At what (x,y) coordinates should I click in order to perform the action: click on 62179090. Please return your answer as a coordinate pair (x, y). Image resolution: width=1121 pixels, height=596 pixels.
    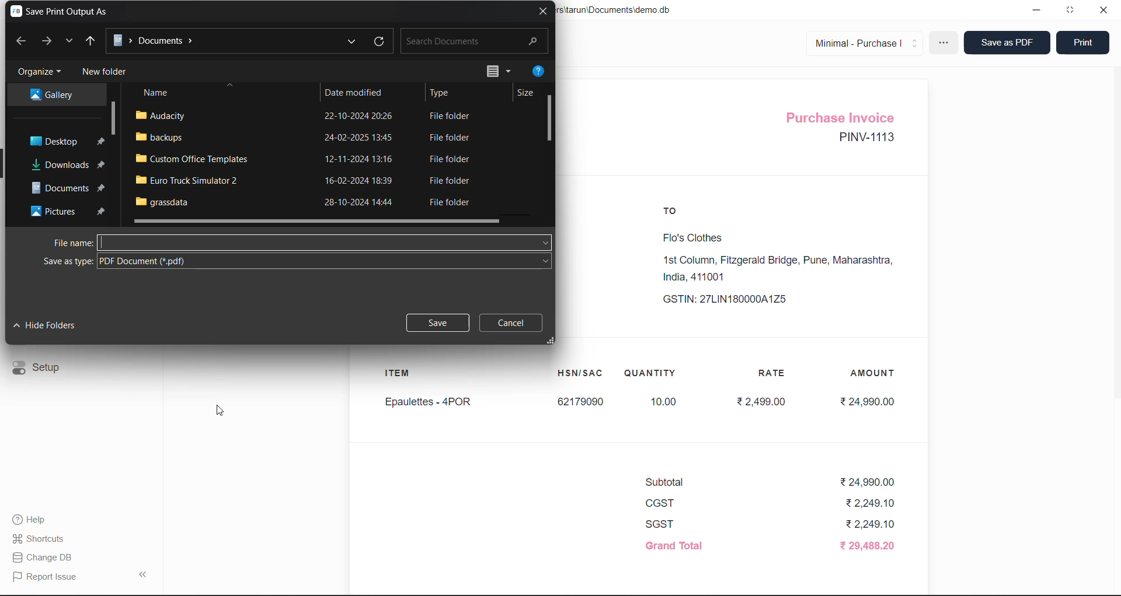
    Looking at the image, I should click on (582, 401).